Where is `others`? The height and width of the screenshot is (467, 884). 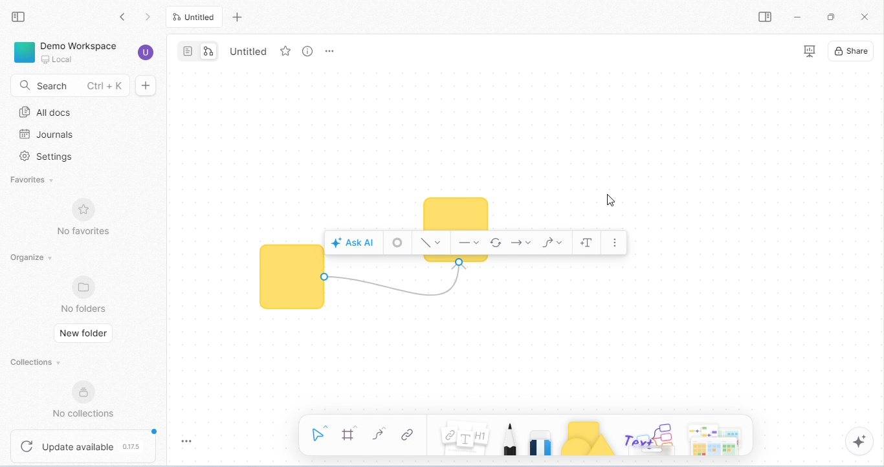
others is located at coordinates (651, 439).